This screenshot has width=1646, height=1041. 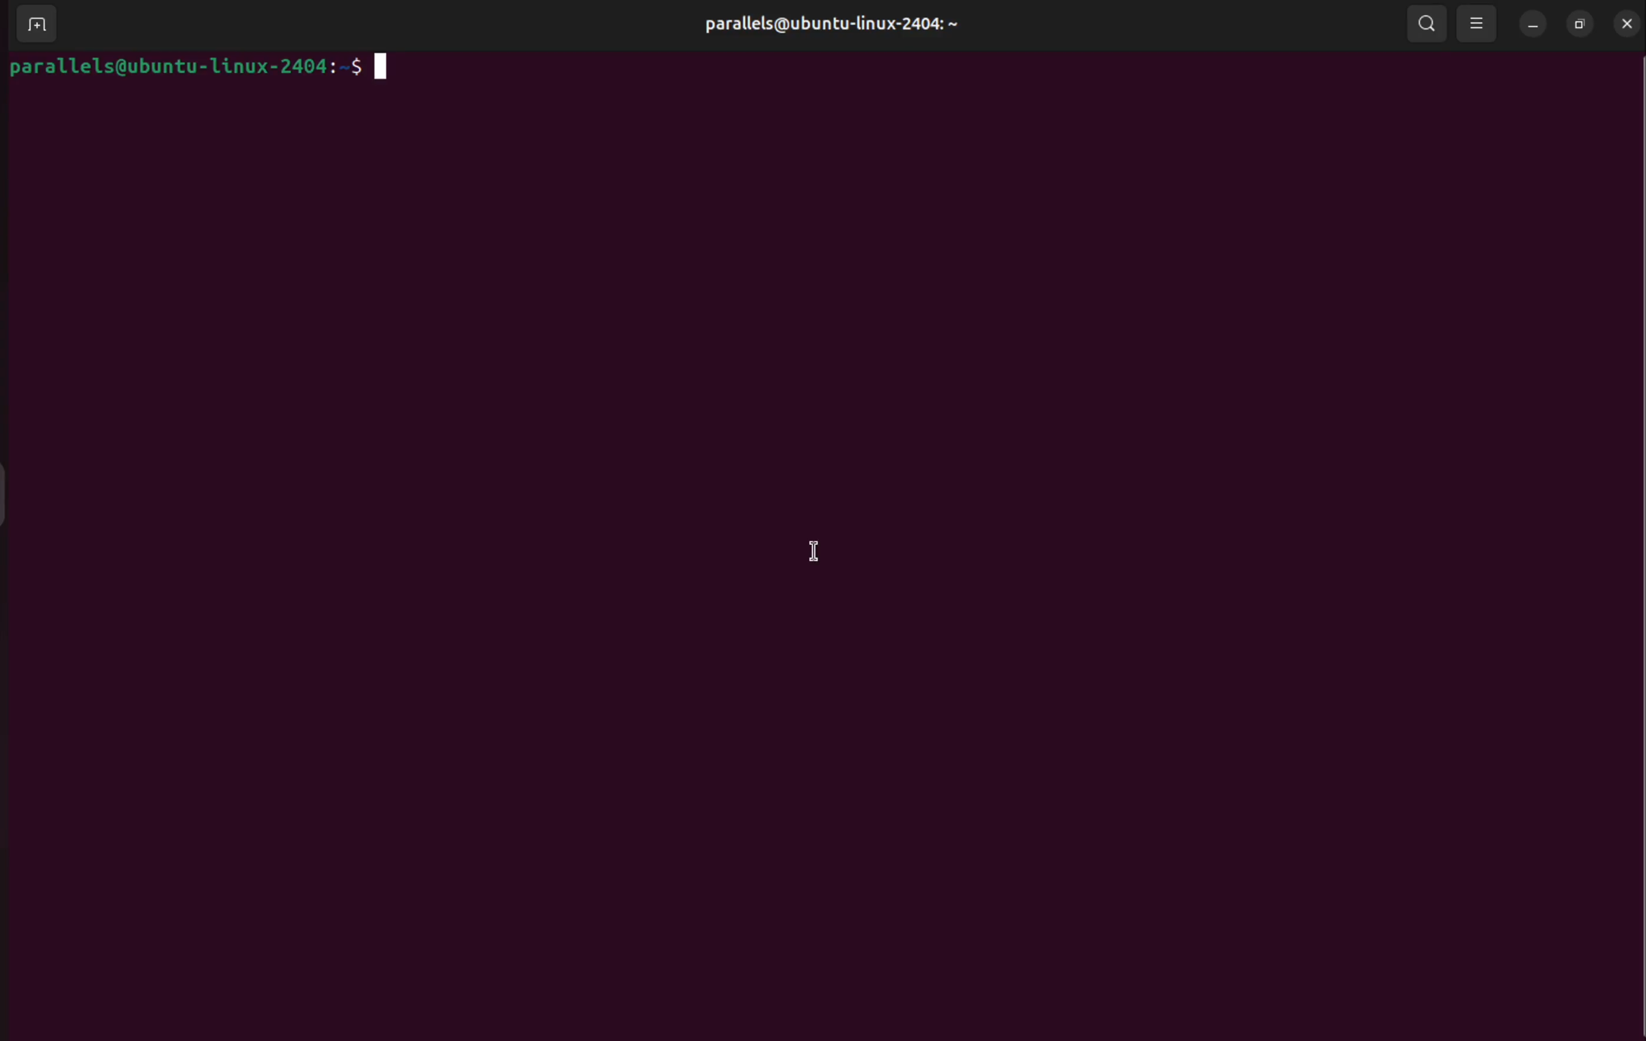 I want to click on search, so click(x=1427, y=25).